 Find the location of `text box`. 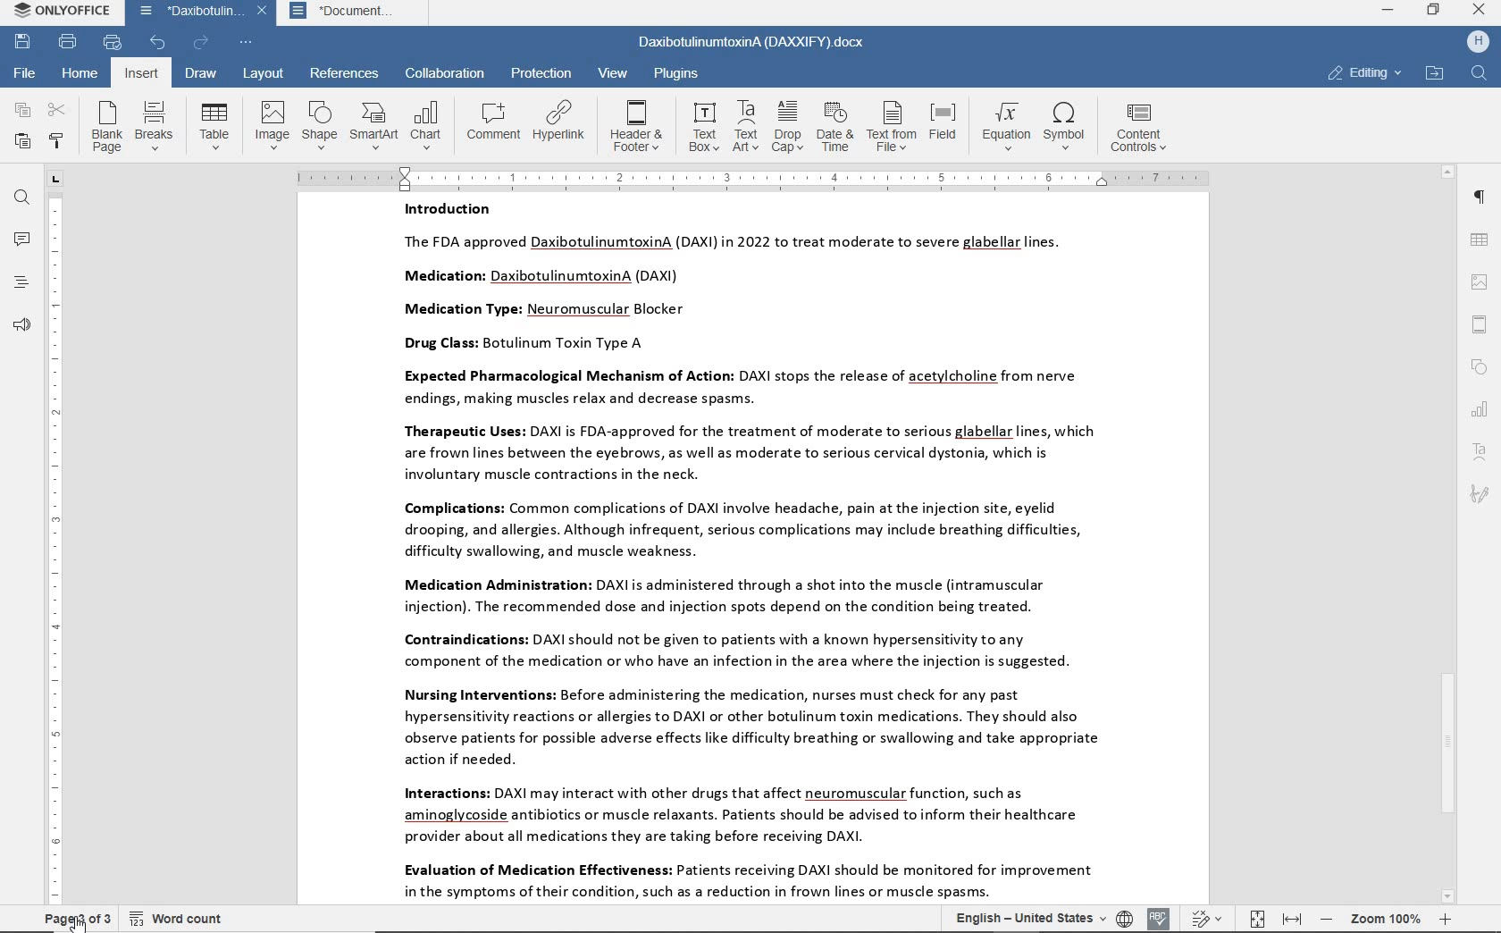

text box is located at coordinates (703, 127).